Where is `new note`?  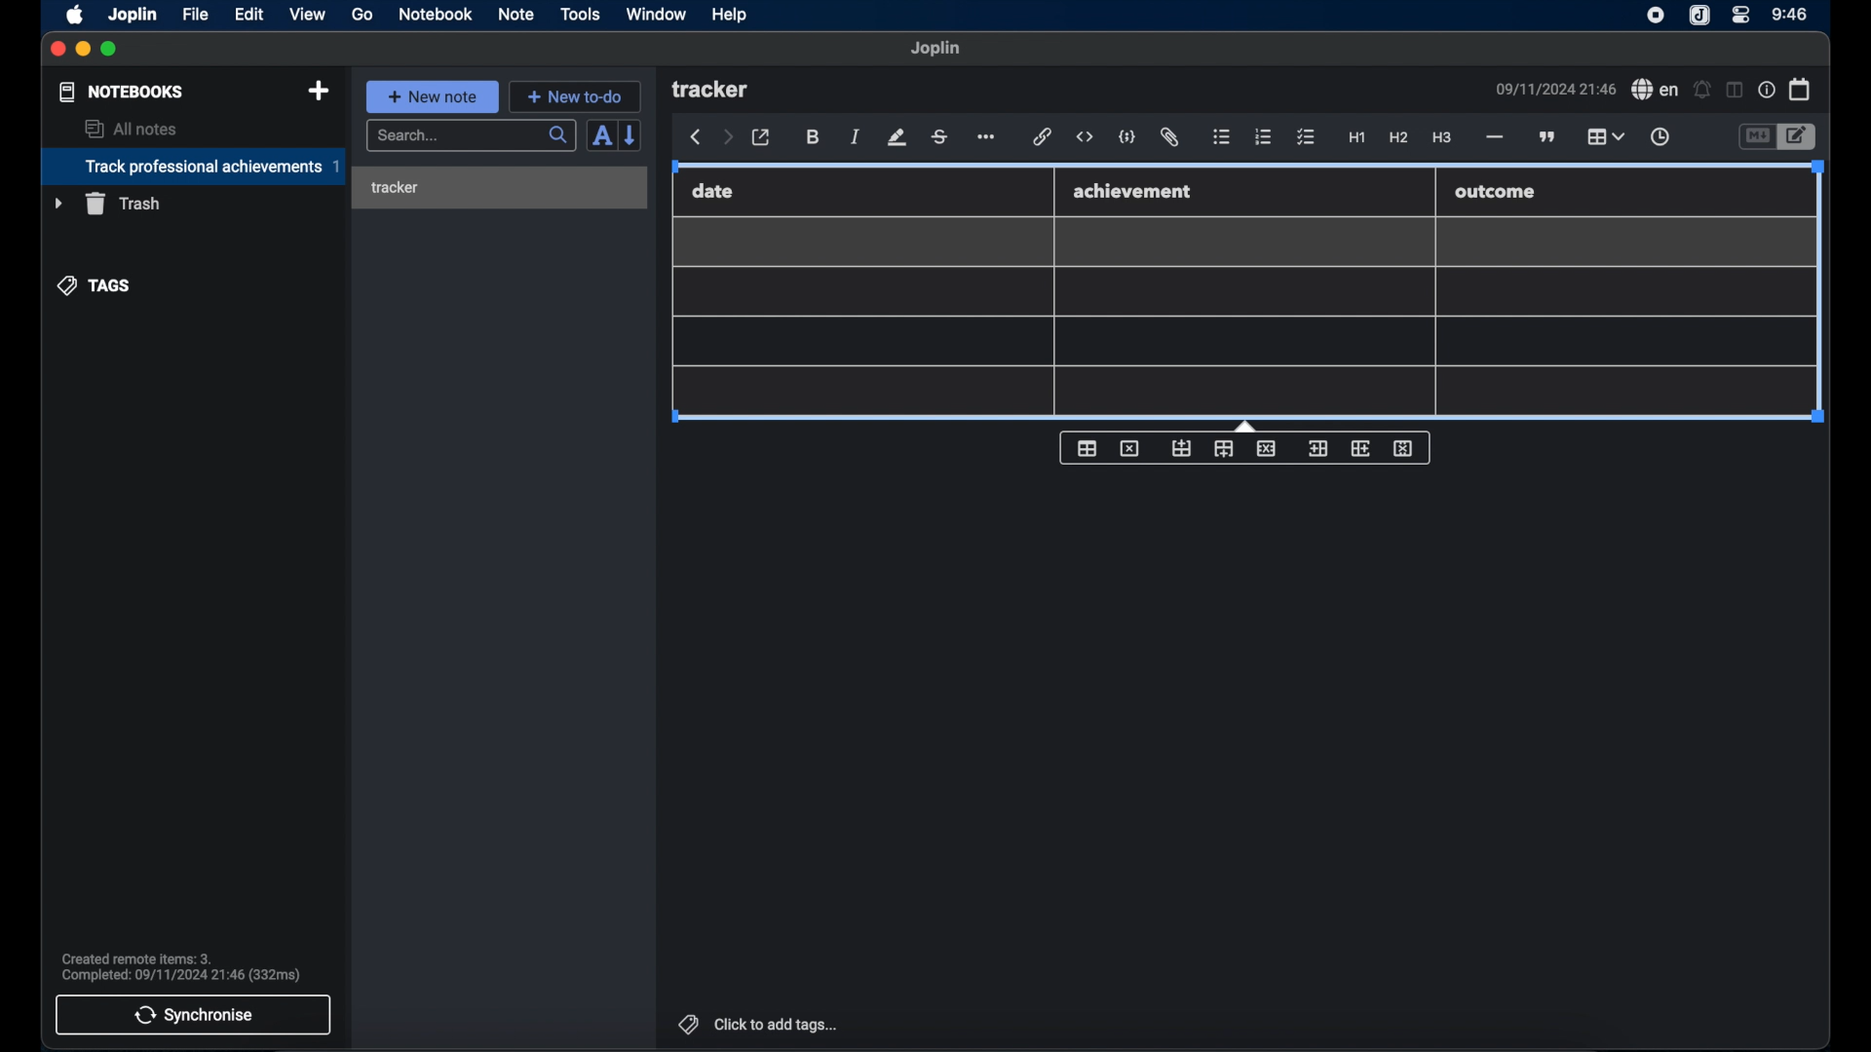
new note is located at coordinates (432, 95).